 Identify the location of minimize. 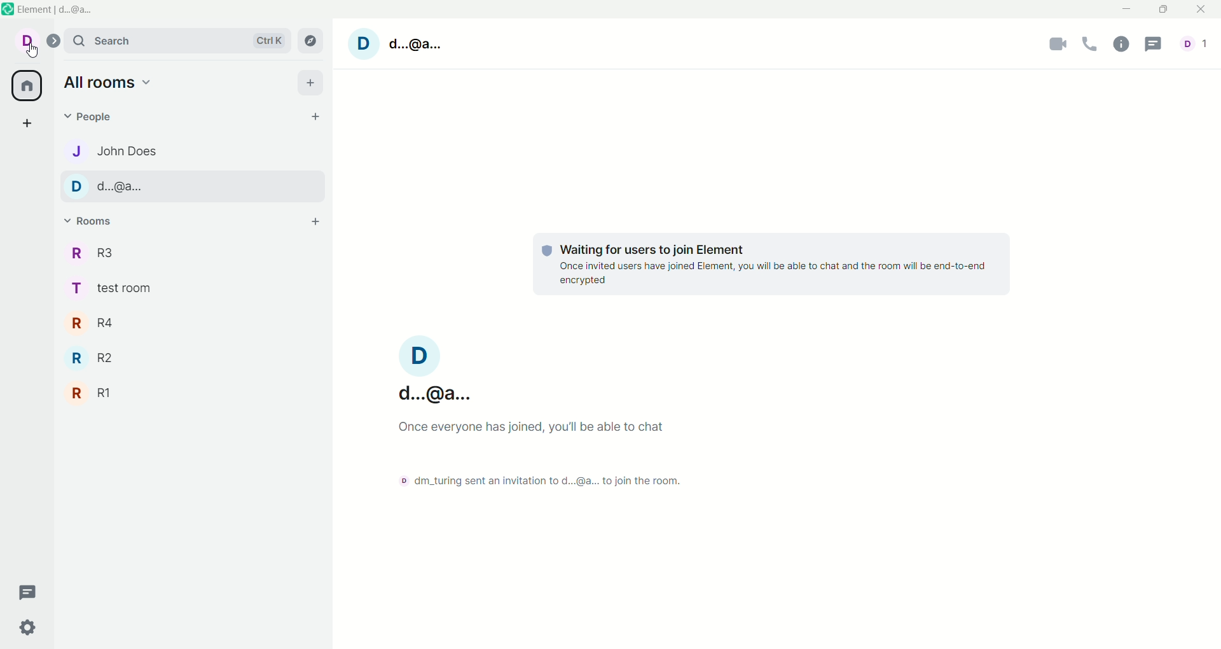
(1128, 11).